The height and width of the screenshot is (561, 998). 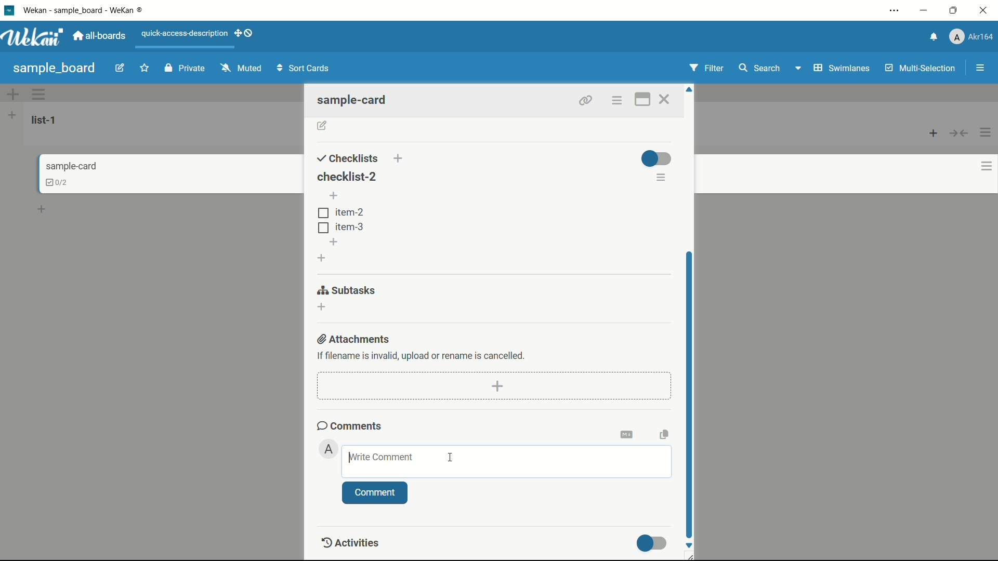 What do you see at coordinates (14, 94) in the screenshot?
I see `add swimlane` at bounding box center [14, 94].